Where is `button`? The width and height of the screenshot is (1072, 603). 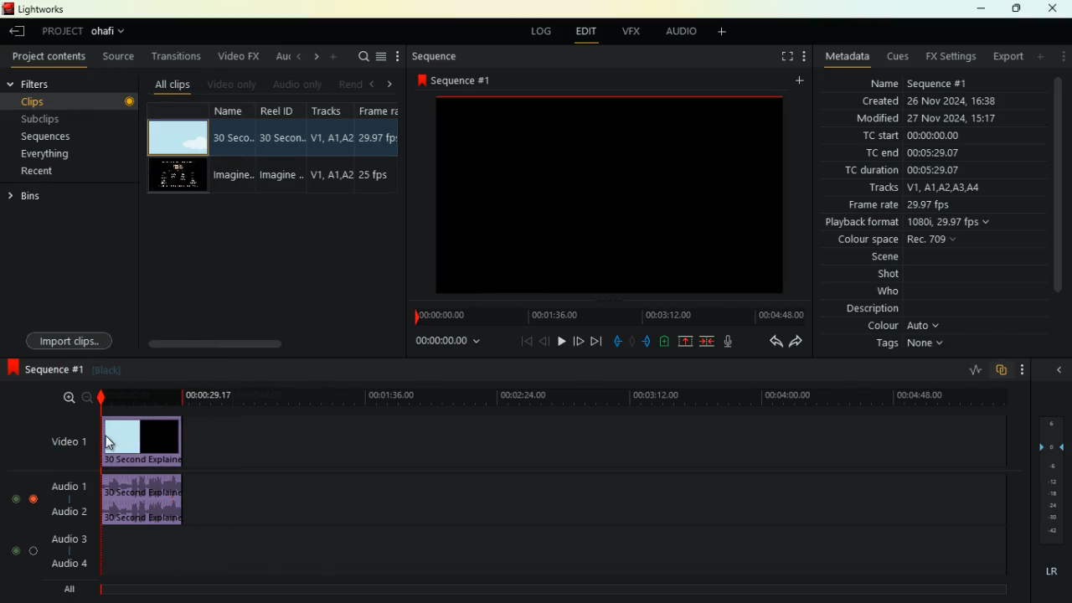
button is located at coordinates (126, 102).